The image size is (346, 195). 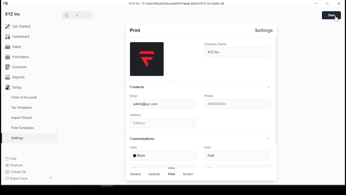 I want to click on minimize, so click(x=316, y=4).